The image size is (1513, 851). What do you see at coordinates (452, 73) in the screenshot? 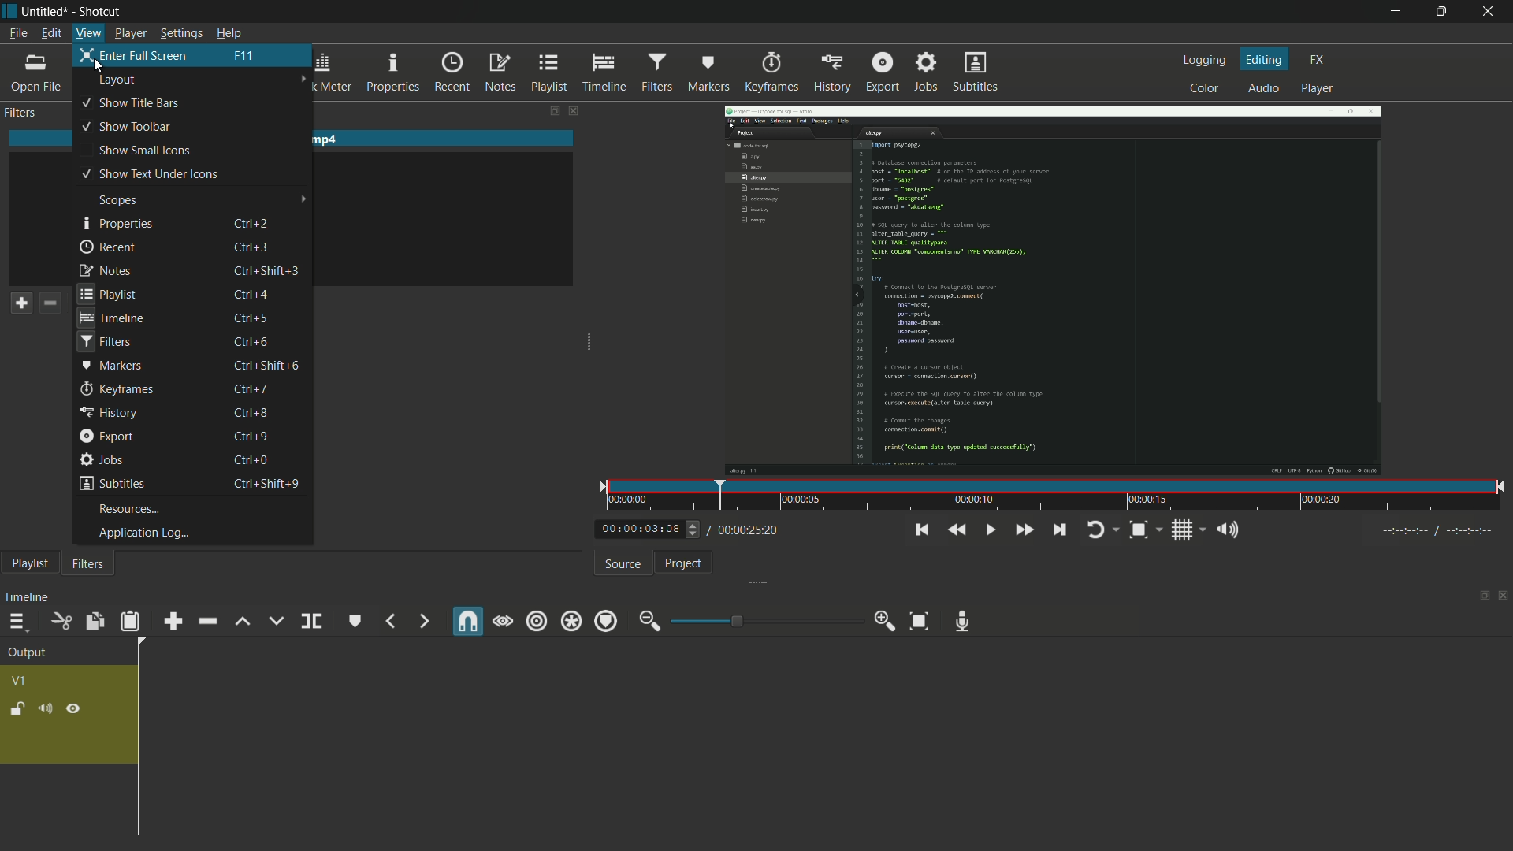
I see `recent` at bounding box center [452, 73].